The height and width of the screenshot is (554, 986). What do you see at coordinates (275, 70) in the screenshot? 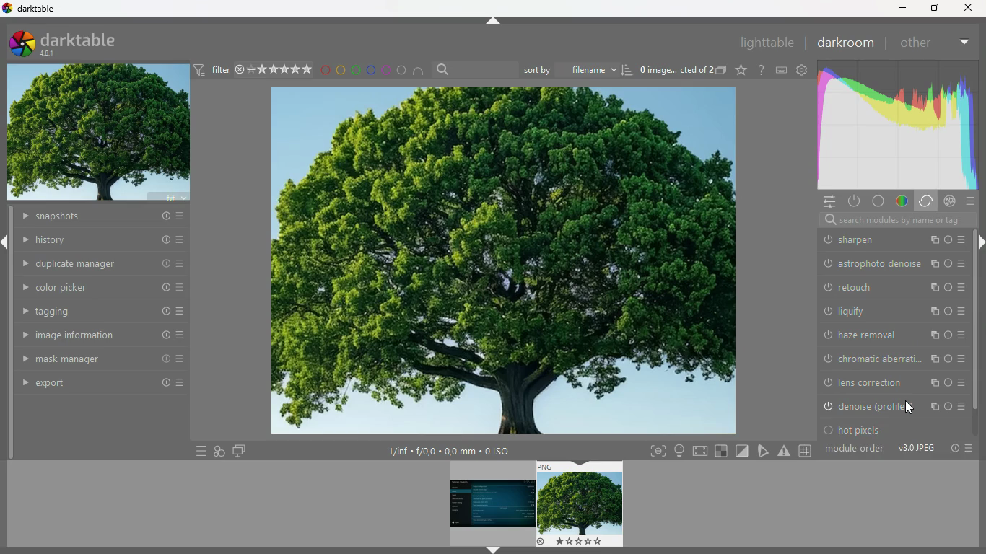
I see `rating` at bounding box center [275, 70].